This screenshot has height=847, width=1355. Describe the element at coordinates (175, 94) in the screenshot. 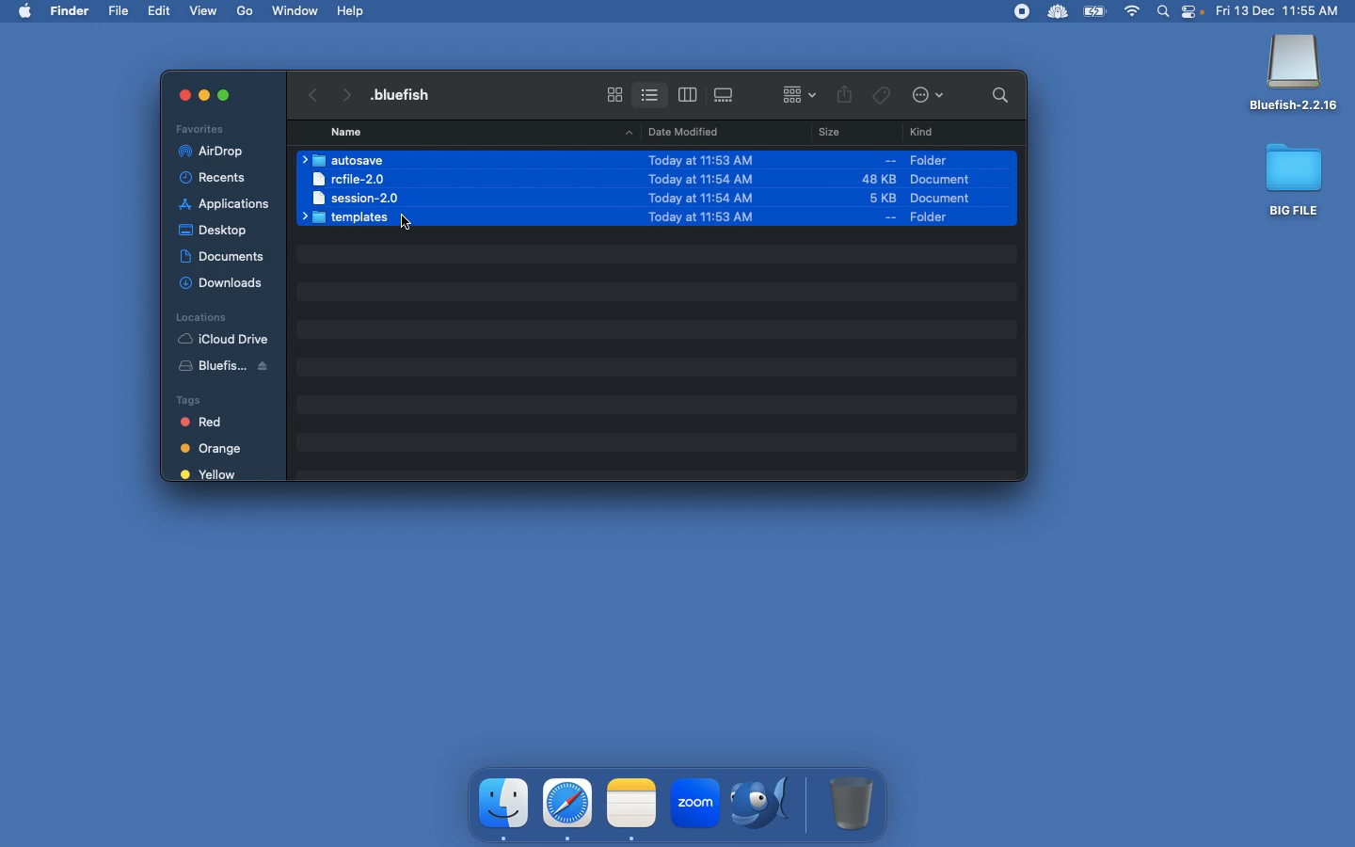

I see `close` at that location.